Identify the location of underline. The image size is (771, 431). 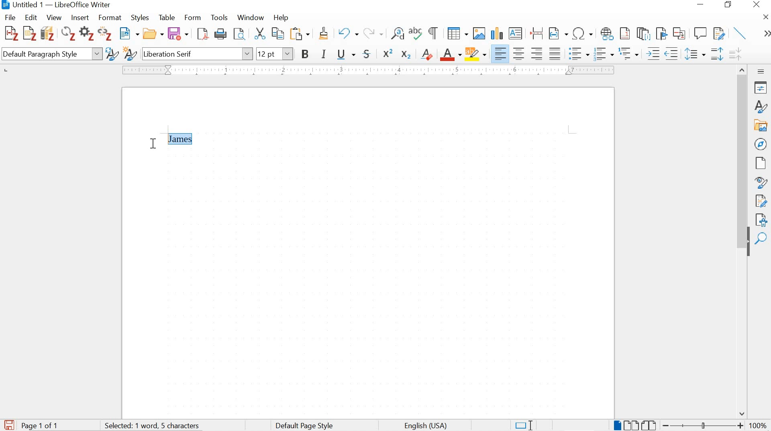
(346, 55).